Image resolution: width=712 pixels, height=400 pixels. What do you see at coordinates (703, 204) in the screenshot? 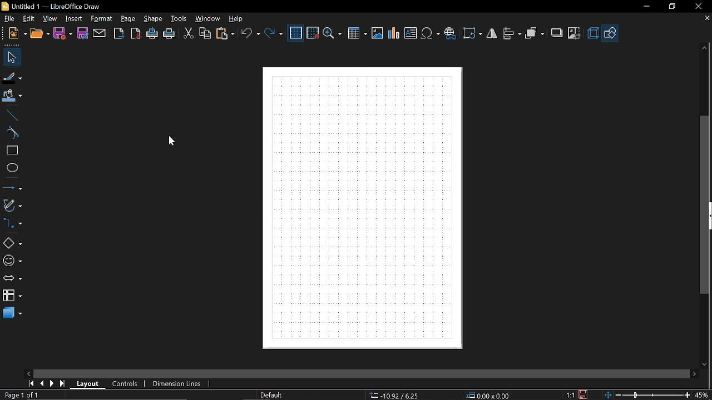
I see `Vertical scrollbar` at bounding box center [703, 204].